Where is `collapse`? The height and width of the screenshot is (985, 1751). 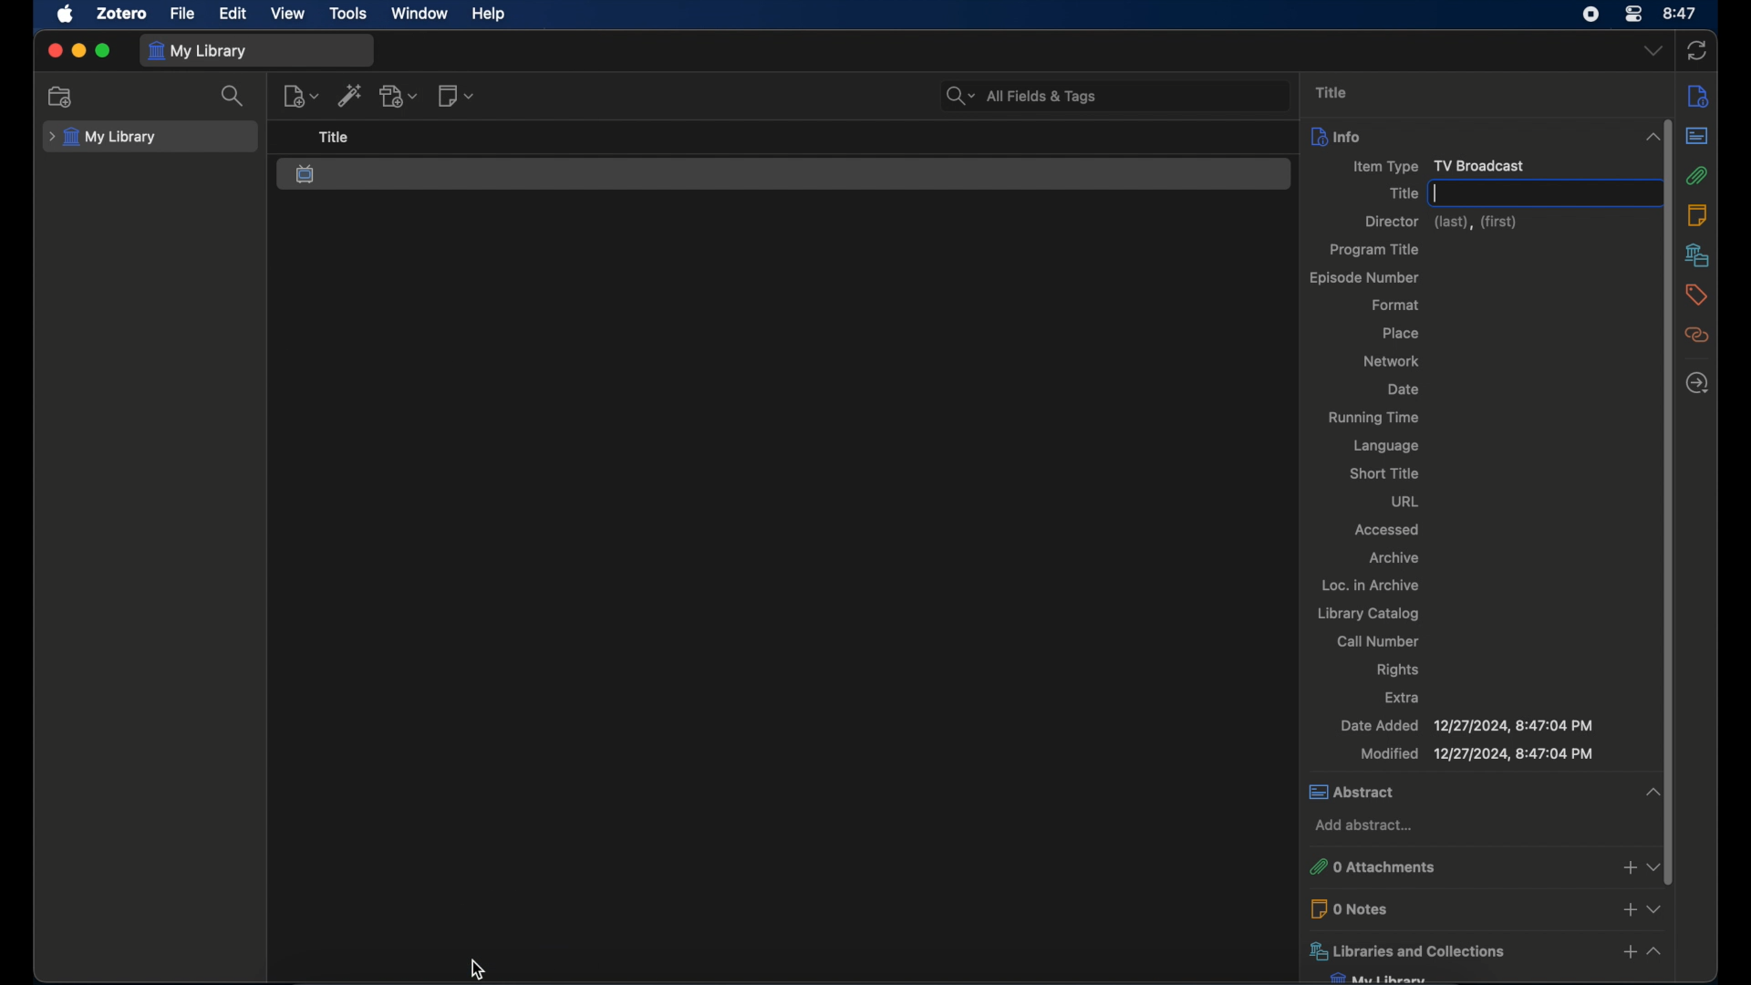 collapse is located at coordinates (1658, 952).